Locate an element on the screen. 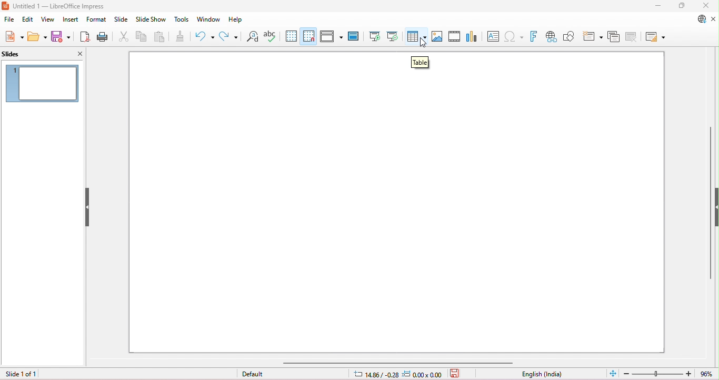 The image size is (719, 380). redo is located at coordinates (228, 36).